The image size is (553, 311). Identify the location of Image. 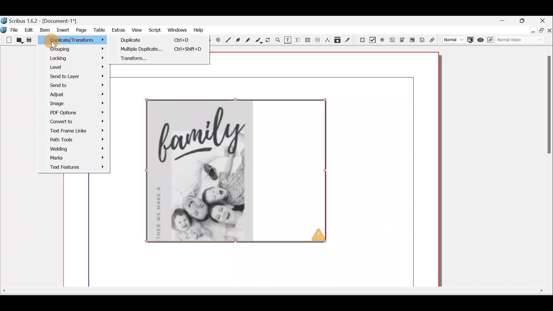
(75, 104).